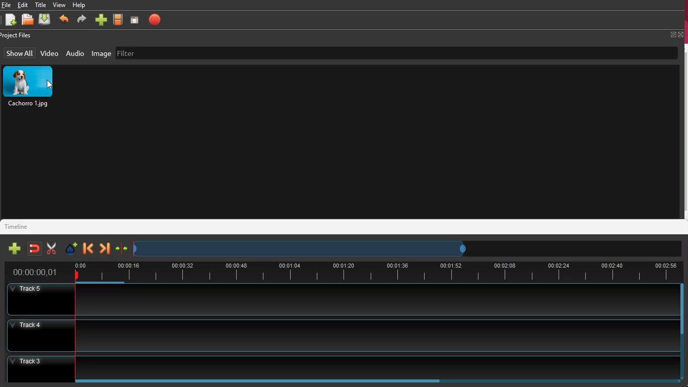  I want to click on scroll bar, so click(257, 381).